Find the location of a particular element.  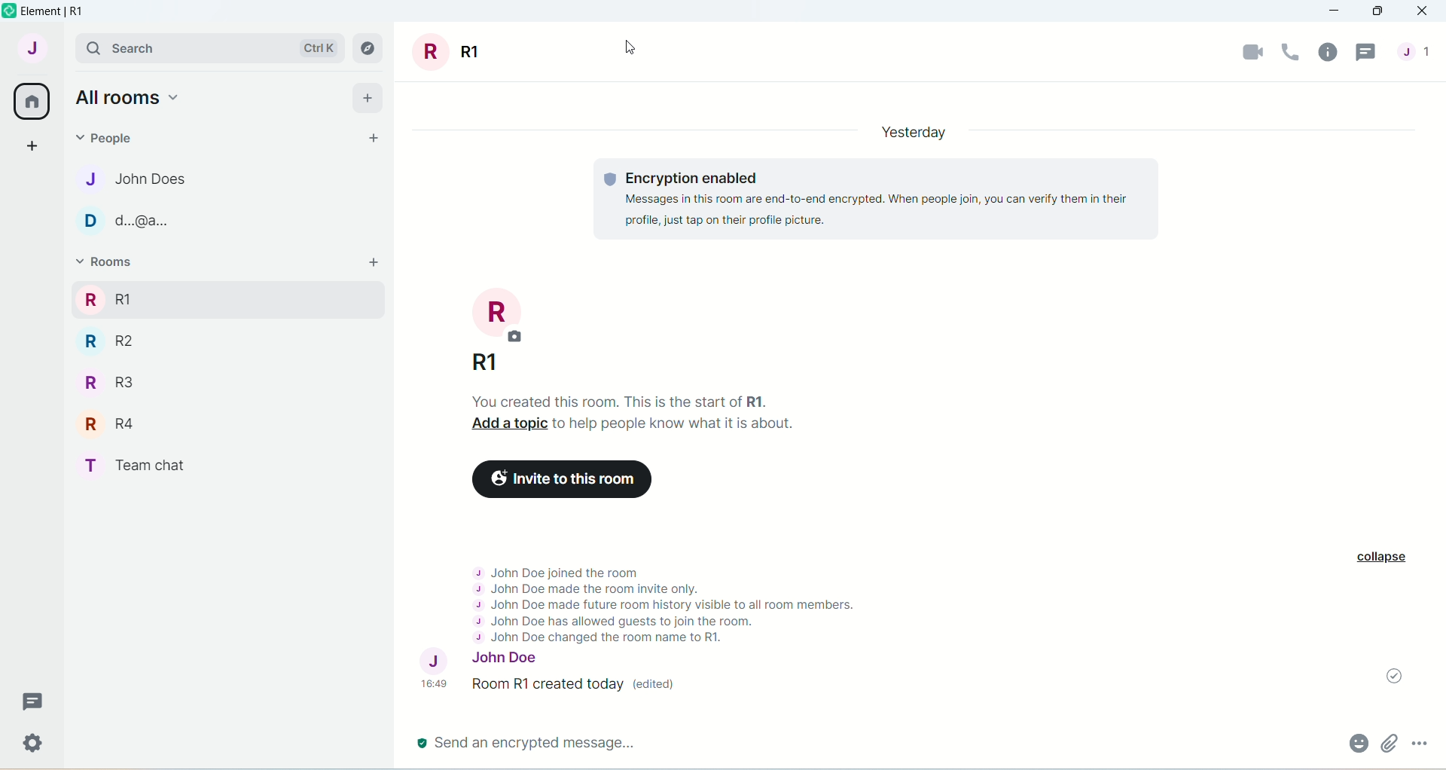

John Doe is located at coordinates (523, 658).